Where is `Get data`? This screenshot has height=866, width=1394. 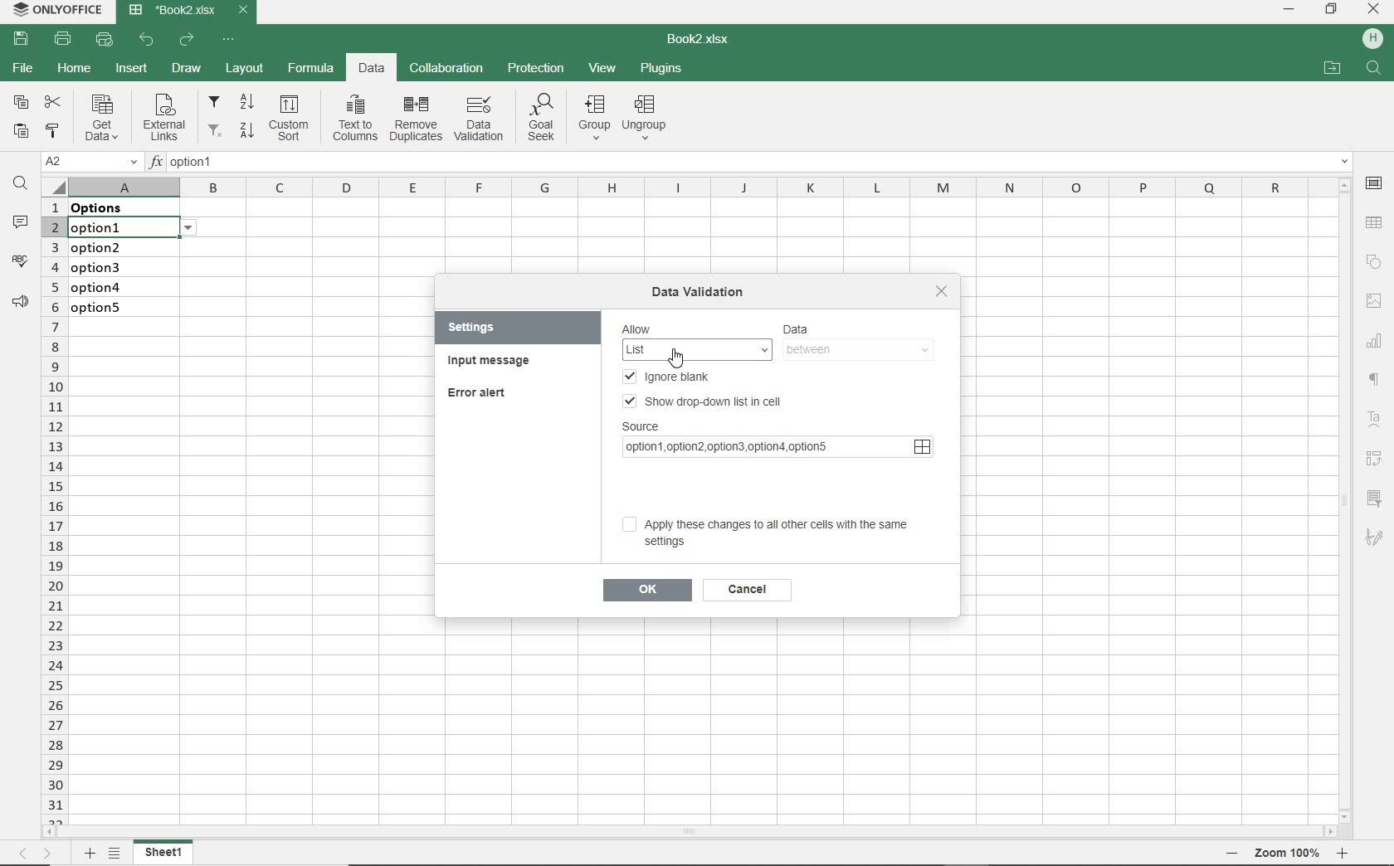
Get data is located at coordinates (100, 117).